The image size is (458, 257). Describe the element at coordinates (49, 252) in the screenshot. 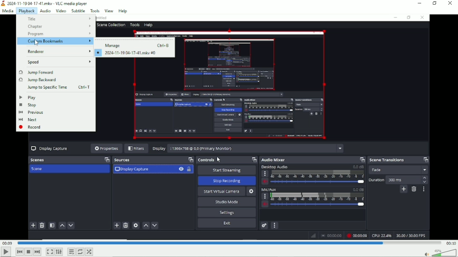

I see `Toggle video in fullscreen` at that location.